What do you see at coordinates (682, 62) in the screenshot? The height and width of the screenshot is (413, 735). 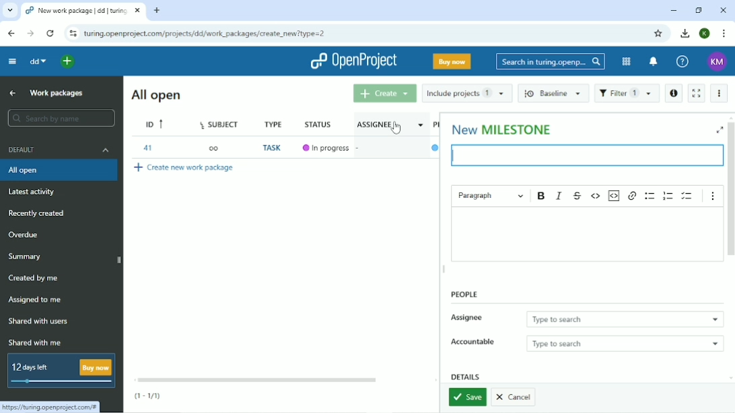 I see `Help` at bounding box center [682, 62].